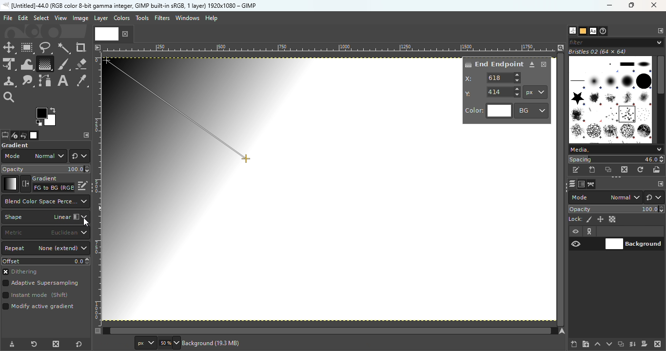  What do you see at coordinates (610, 96) in the screenshot?
I see `Image Box` at bounding box center [610, 96].